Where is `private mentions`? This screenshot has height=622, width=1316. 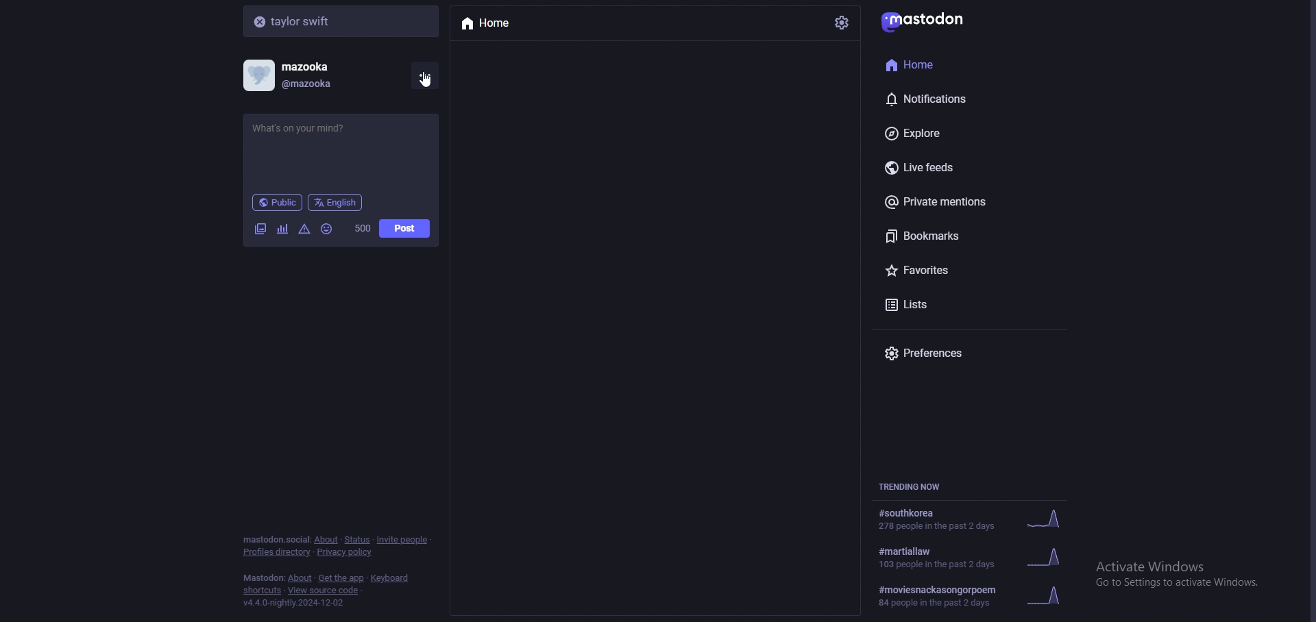 private mentions is located at coordinates (961, 200).